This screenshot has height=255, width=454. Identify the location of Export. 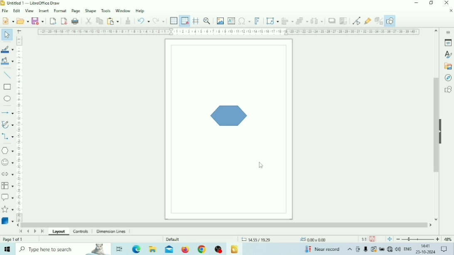
(53, 21).